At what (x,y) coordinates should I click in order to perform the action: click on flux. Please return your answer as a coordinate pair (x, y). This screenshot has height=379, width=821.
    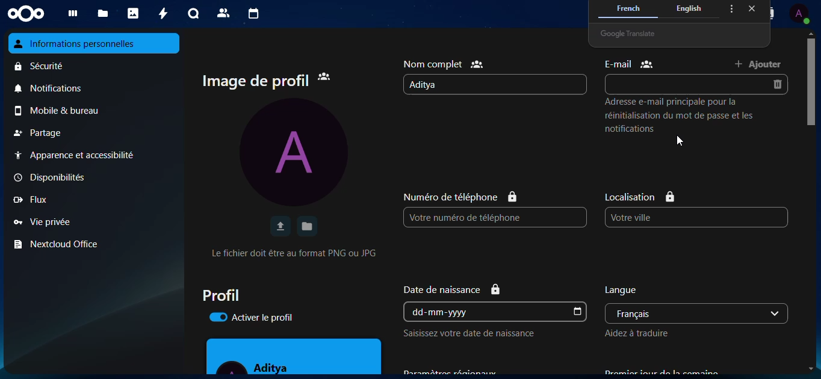
    Looking at the image, I should click on (37, 200).